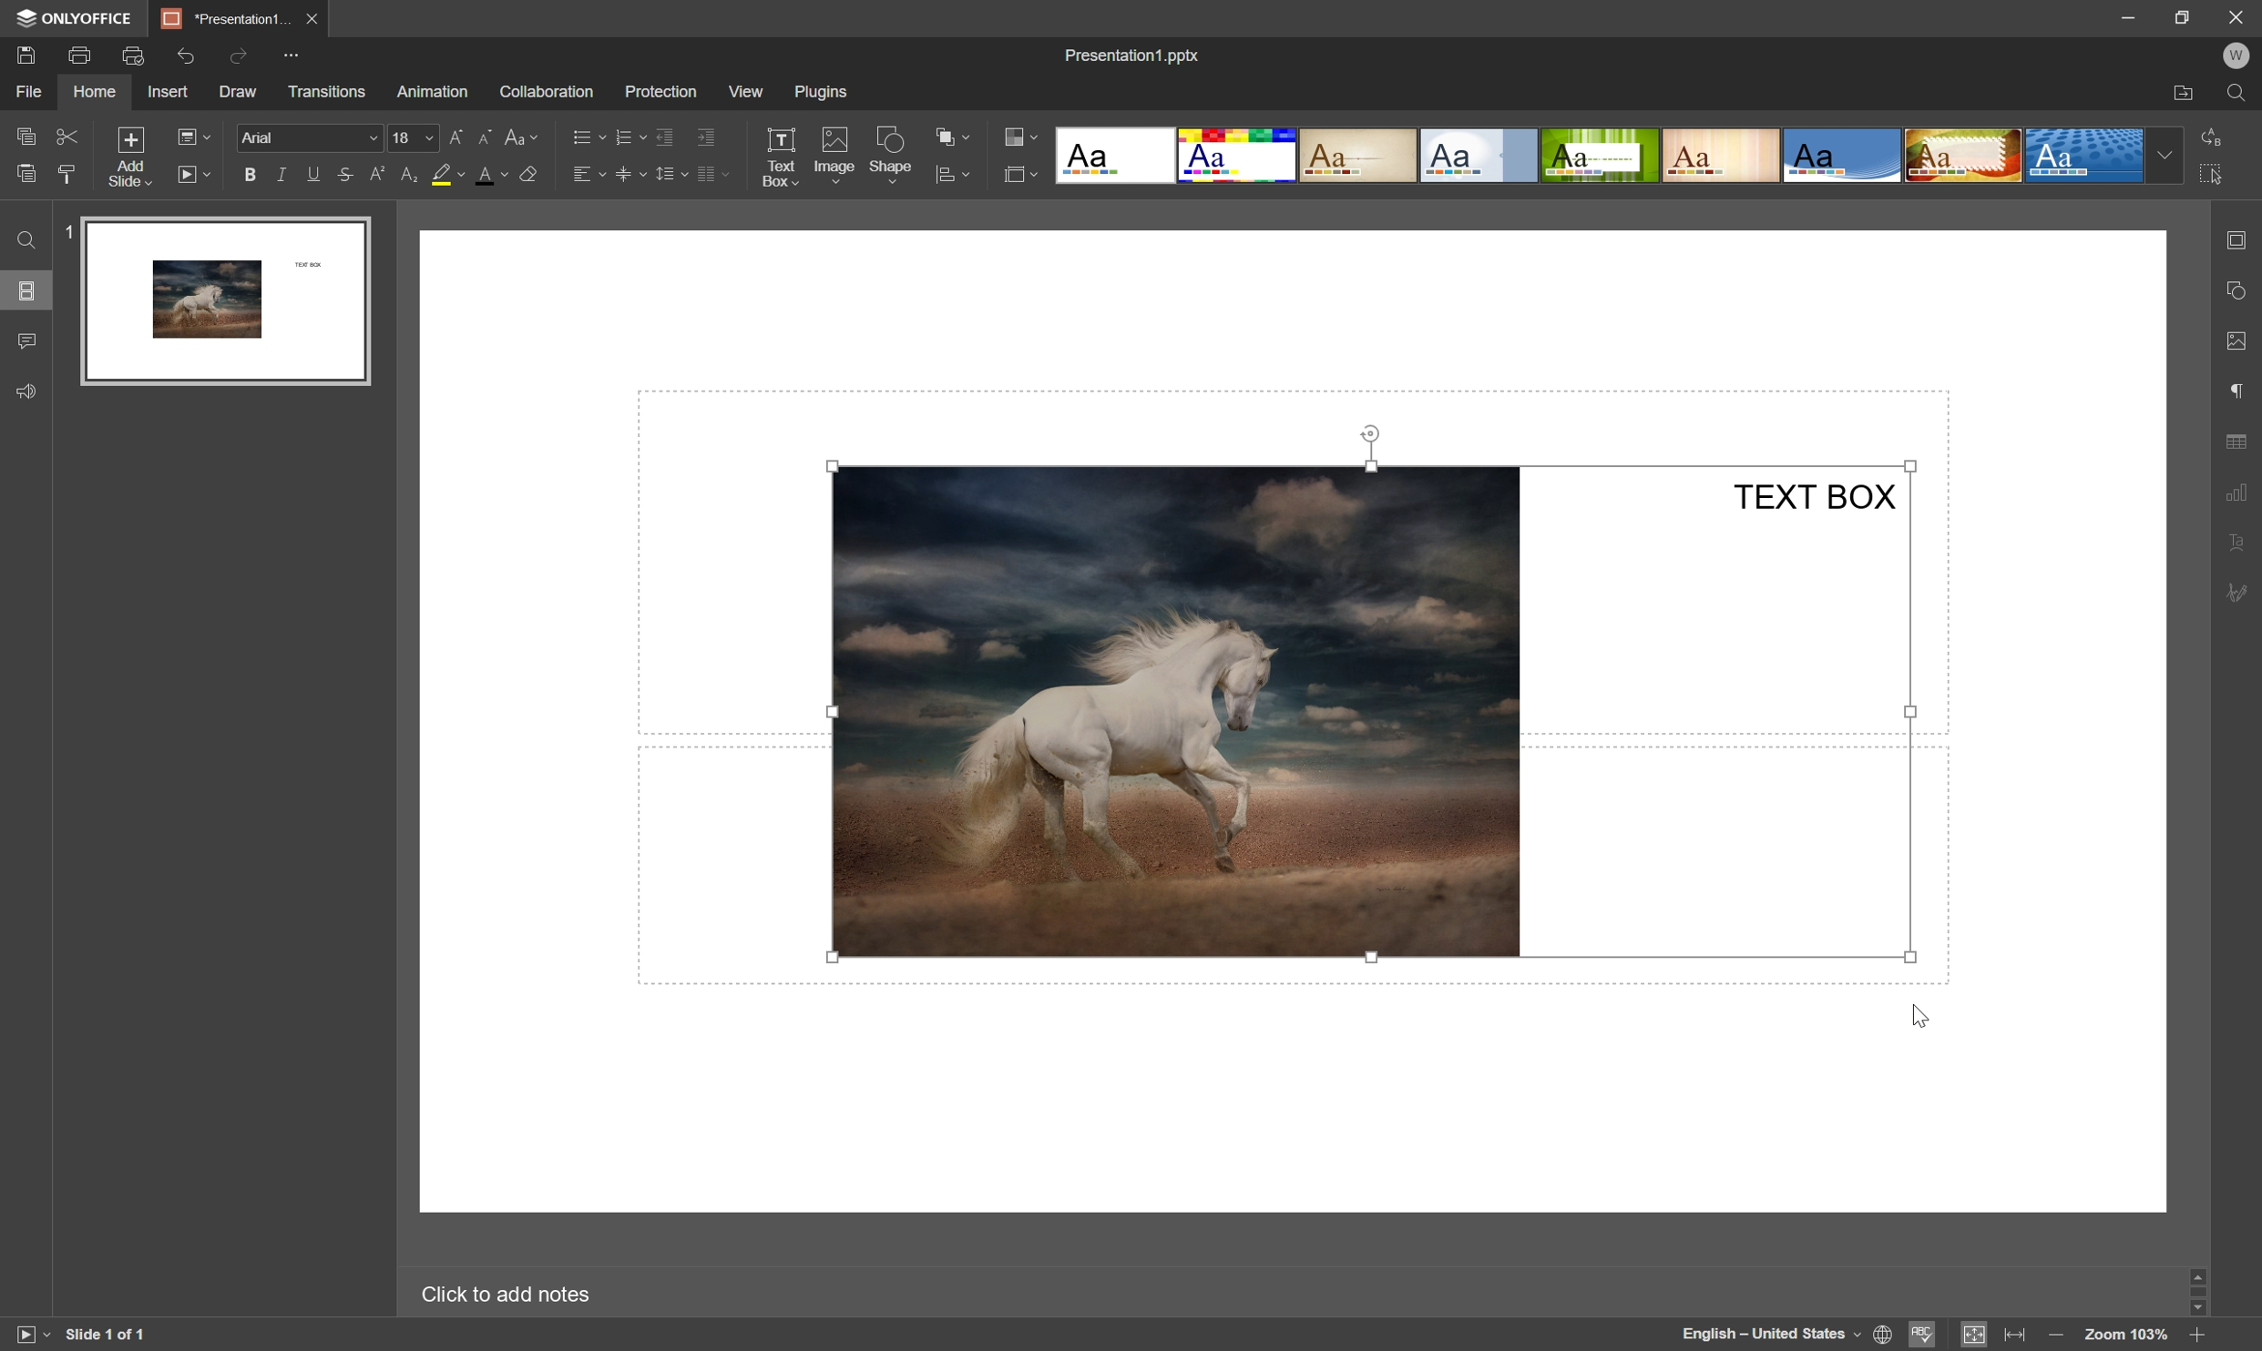  Describe the element at coordinates (381, 176) in the screenshot. I see `superscript` at that location.